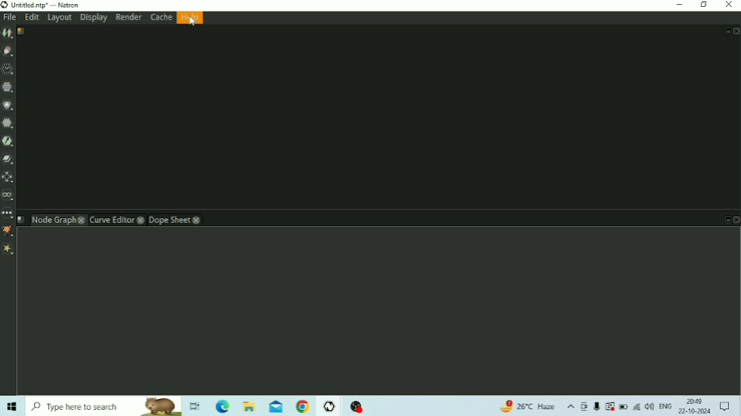 This screenshot has height=416, width=741. Describe the element at coordinates (159, 18) in the screenshot. I see `Cache` at that location.